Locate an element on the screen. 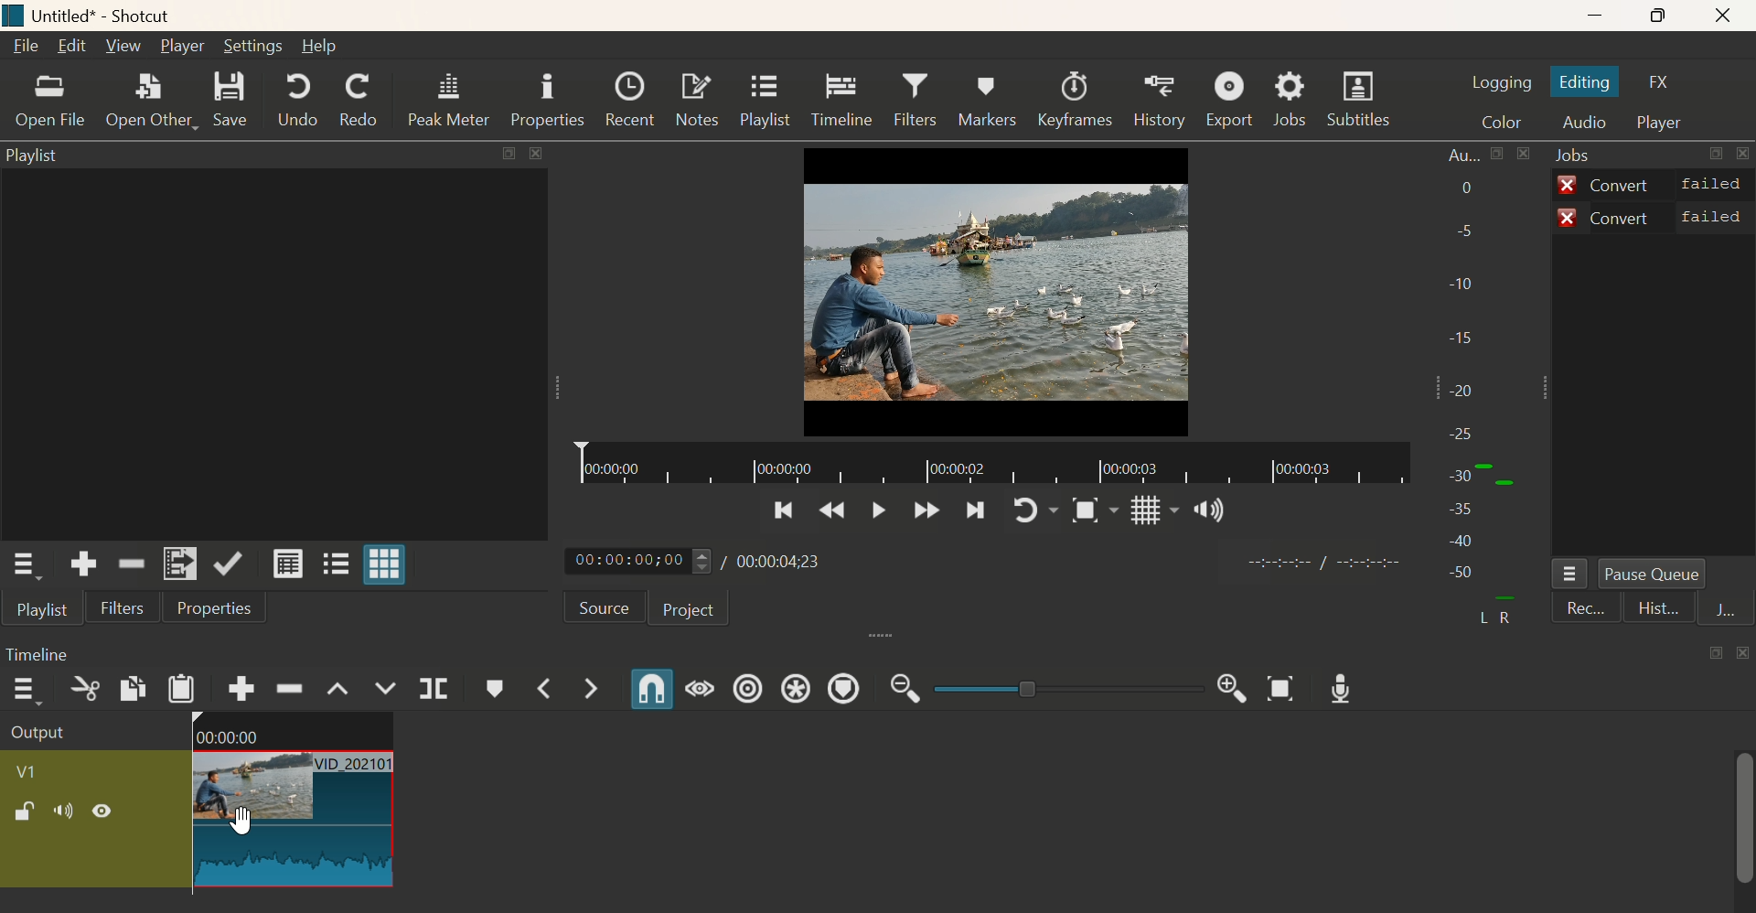  Save is located at coordinates (238, 102).